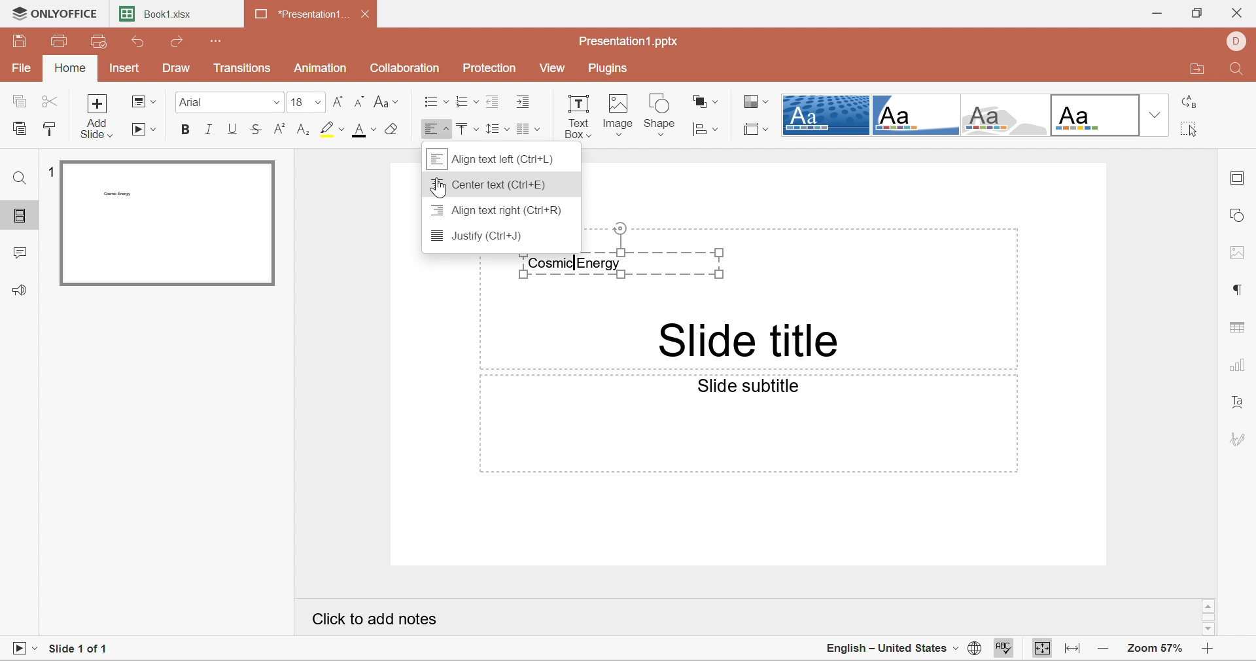 The height and width of the screenshot is (661, 1256). Describe the element at coordinates (143, 101) in the screenshot. I see `Change slide layout` at that location.